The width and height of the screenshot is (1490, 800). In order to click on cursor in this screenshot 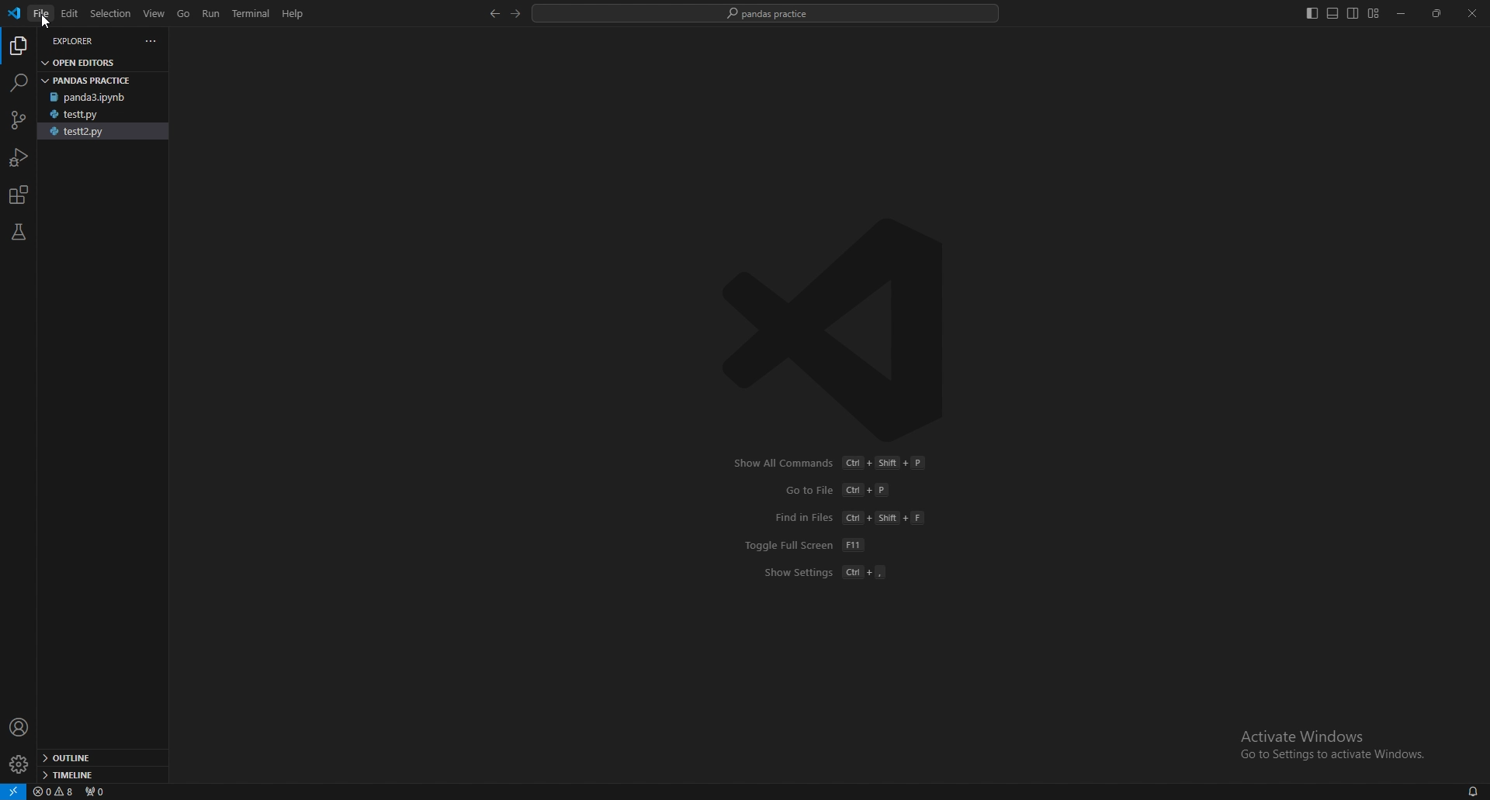, I will do `click(46, 24)`.